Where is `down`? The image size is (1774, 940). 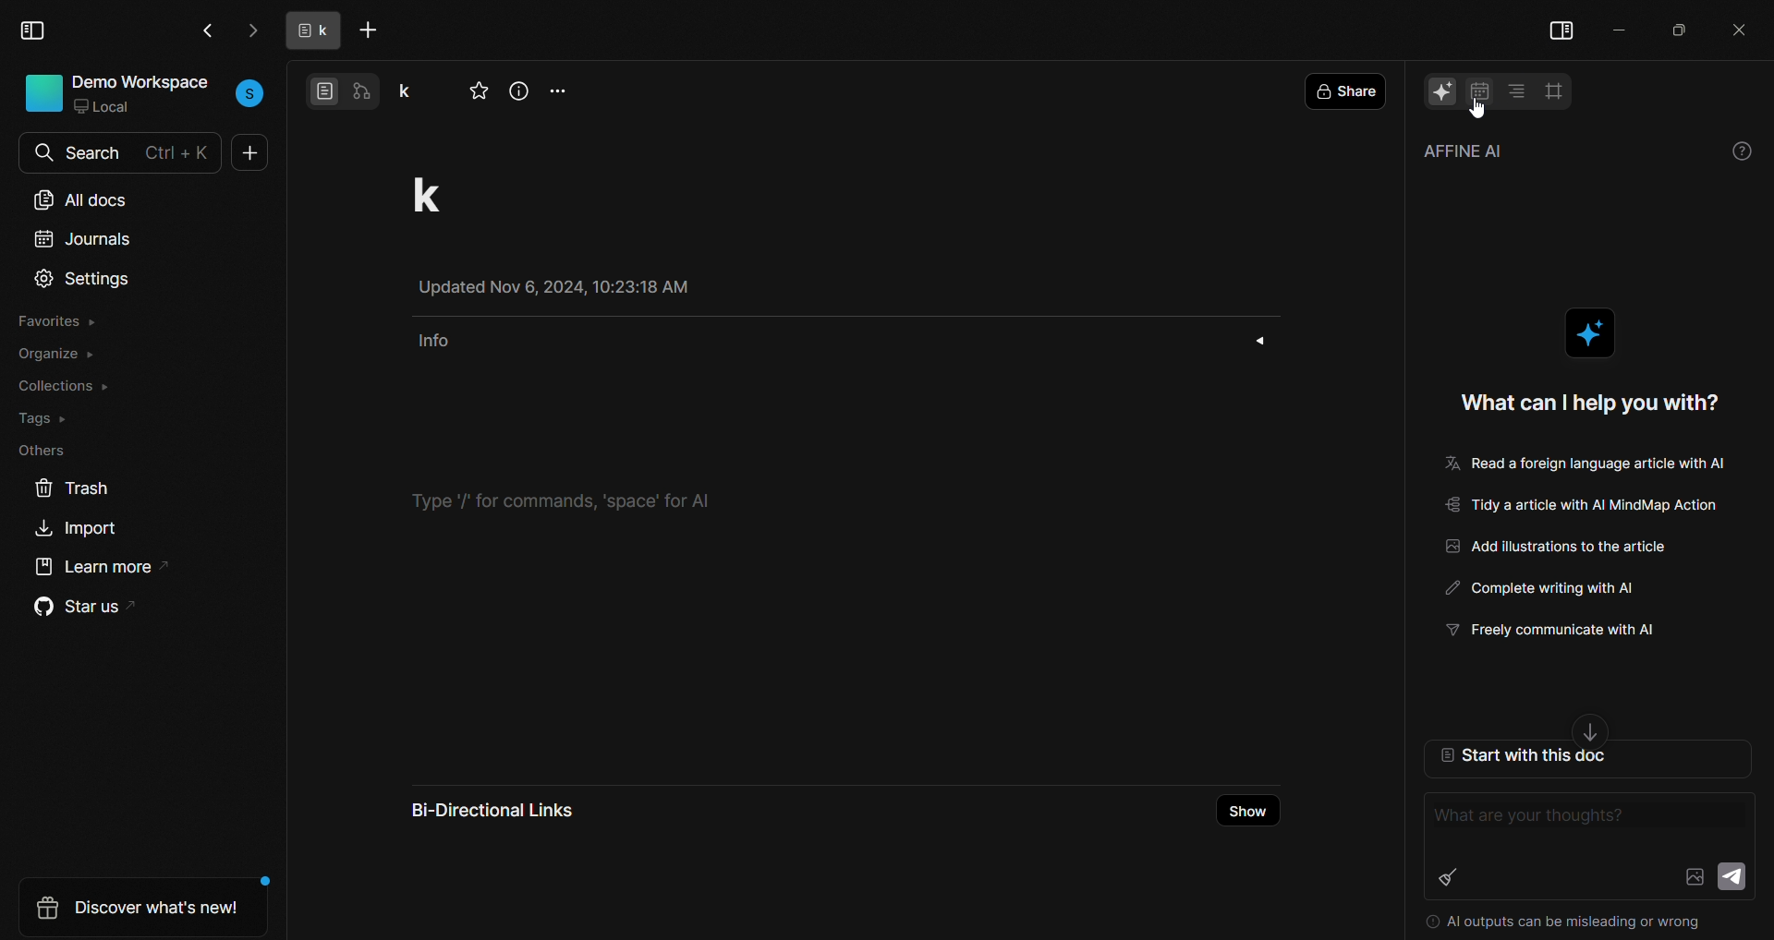 down is located at coordinates (1594, 729).